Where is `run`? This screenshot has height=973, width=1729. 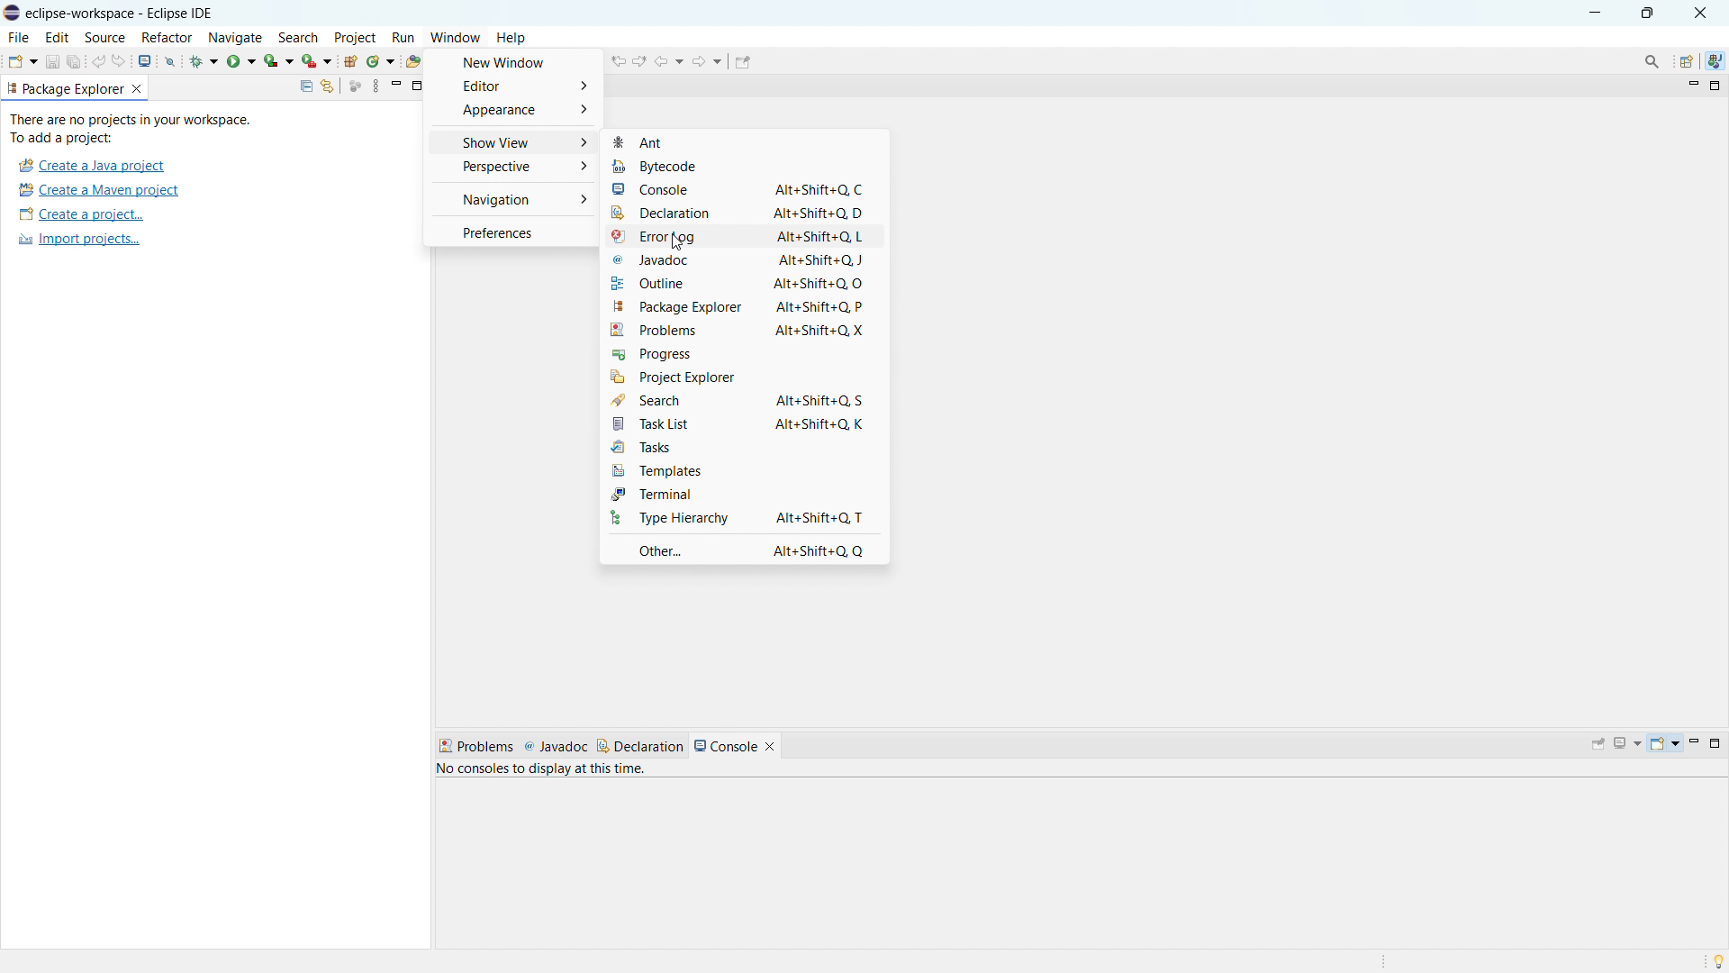
run is located at coordinates (241, 61).